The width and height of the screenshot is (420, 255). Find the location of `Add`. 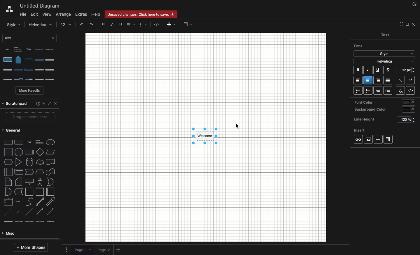

Add is located at coordinates (186, 25).